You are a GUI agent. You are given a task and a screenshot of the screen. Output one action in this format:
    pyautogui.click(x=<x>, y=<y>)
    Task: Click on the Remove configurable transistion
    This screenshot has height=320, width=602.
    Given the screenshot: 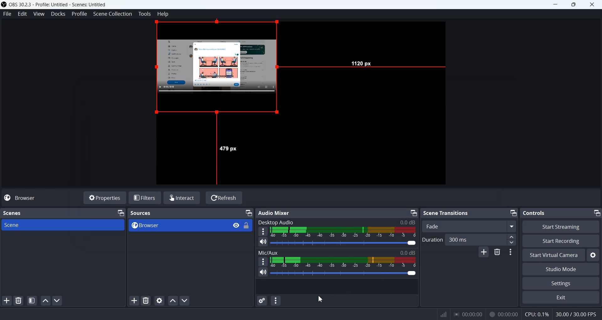 What is the action you would take?
    pyautogui.click(x=498, y=253)
    